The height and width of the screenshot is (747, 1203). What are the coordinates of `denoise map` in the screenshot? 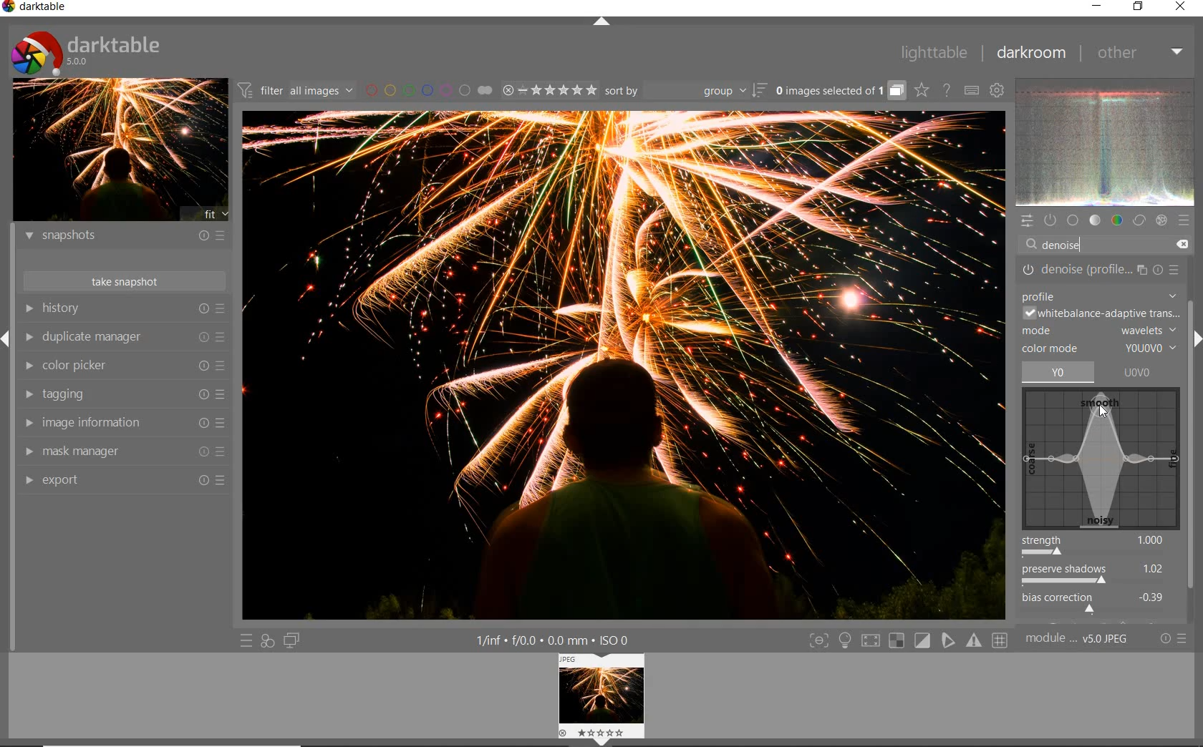 It's located at (1101, 459).